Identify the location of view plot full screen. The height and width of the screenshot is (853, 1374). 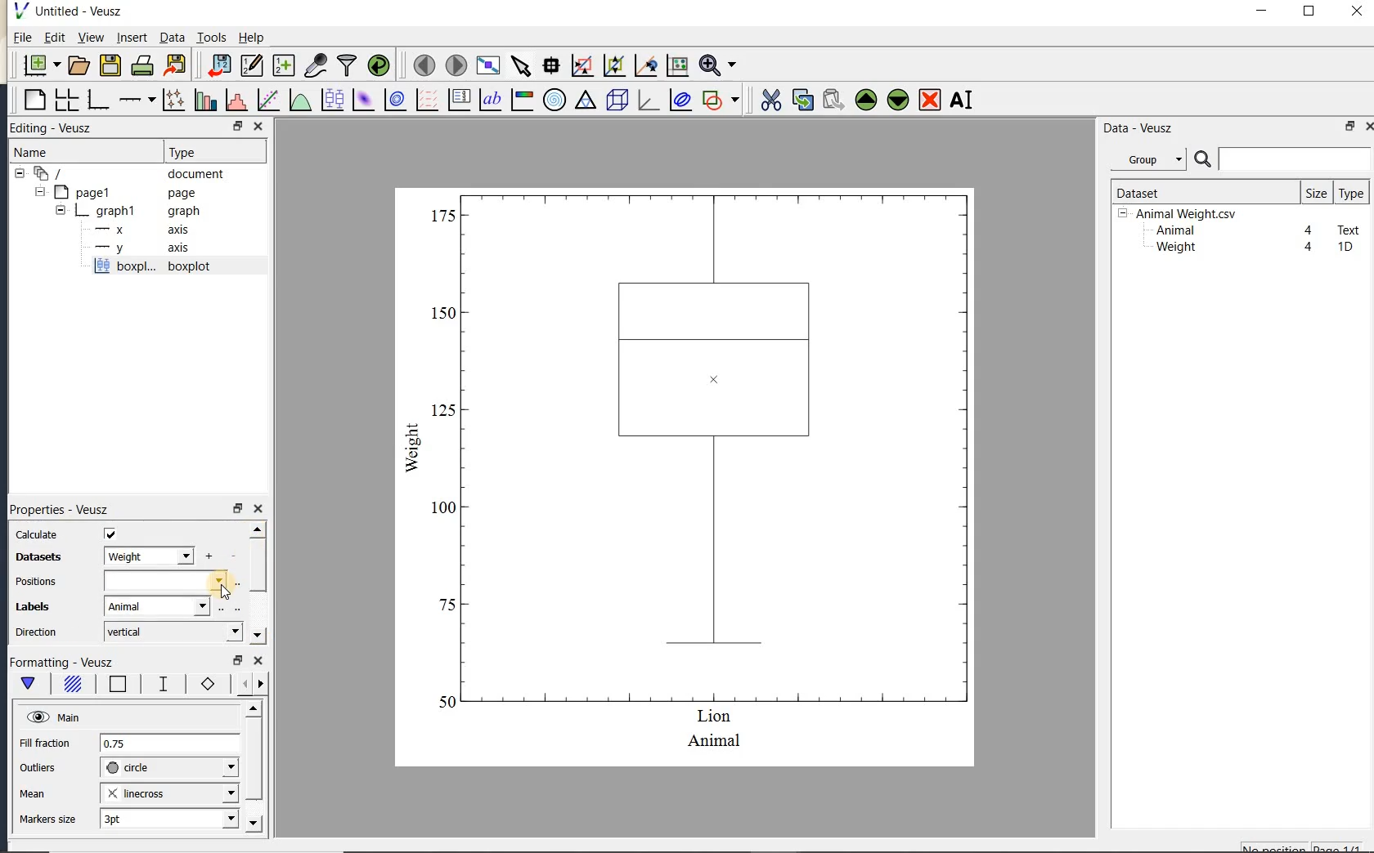
(487, 66).